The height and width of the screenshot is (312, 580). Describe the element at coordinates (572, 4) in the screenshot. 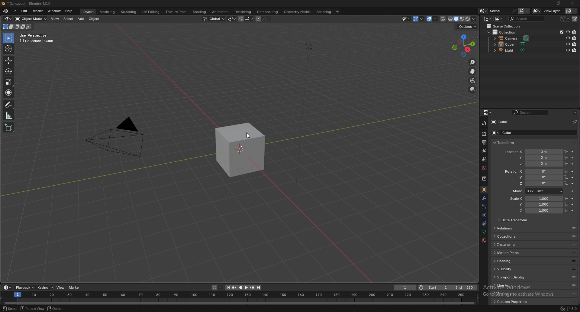

I see `close` at that location.